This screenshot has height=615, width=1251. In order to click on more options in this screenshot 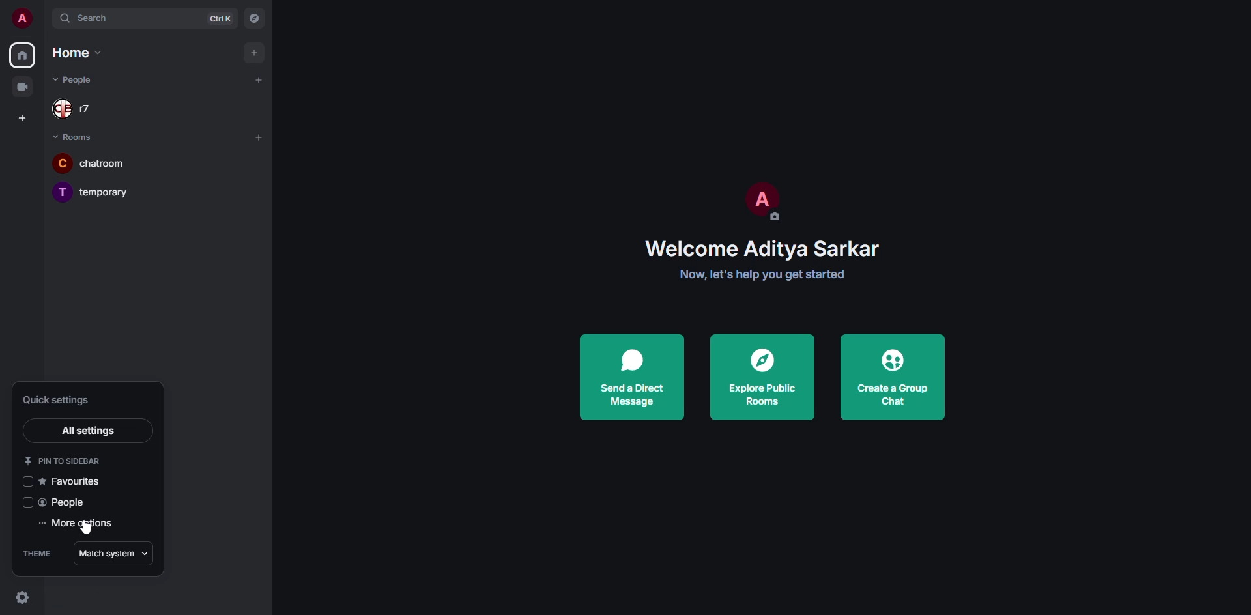, I will do `click(82, 524)`.